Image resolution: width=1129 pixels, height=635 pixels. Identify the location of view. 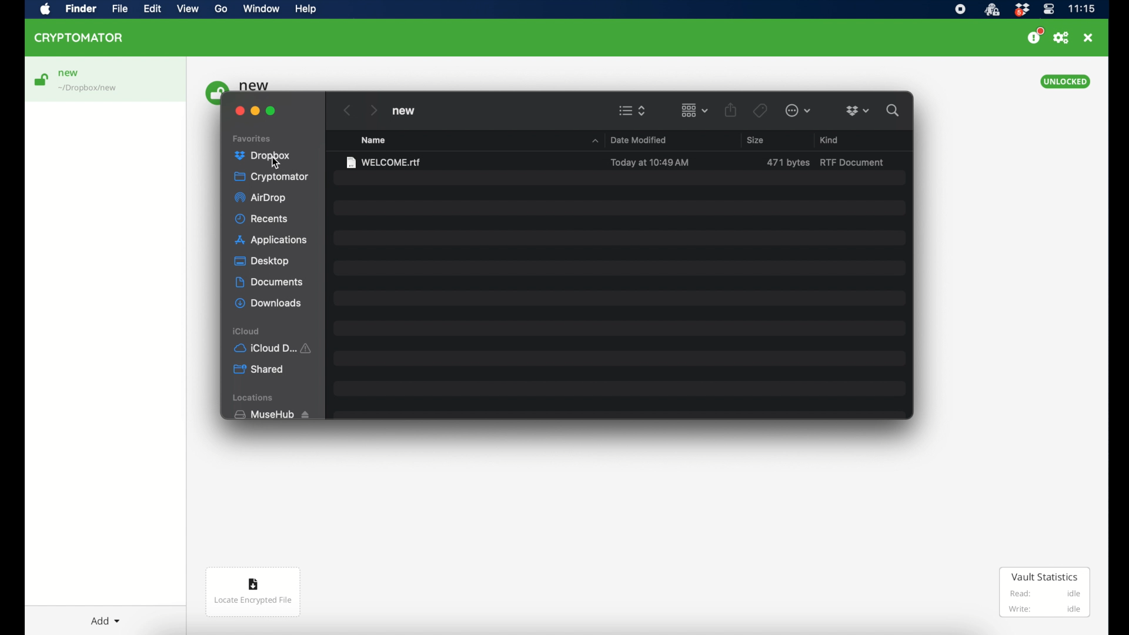
(188, 9).